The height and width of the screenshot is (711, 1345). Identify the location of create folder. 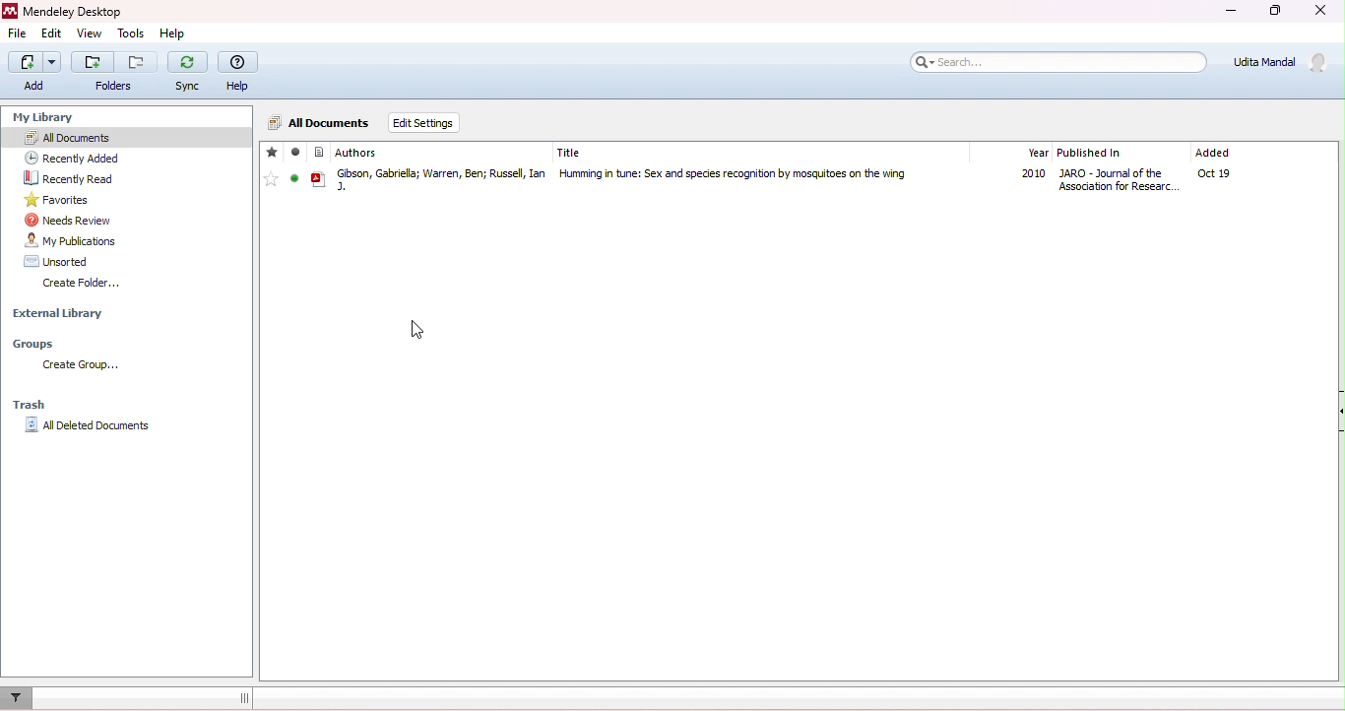
(80, 285).